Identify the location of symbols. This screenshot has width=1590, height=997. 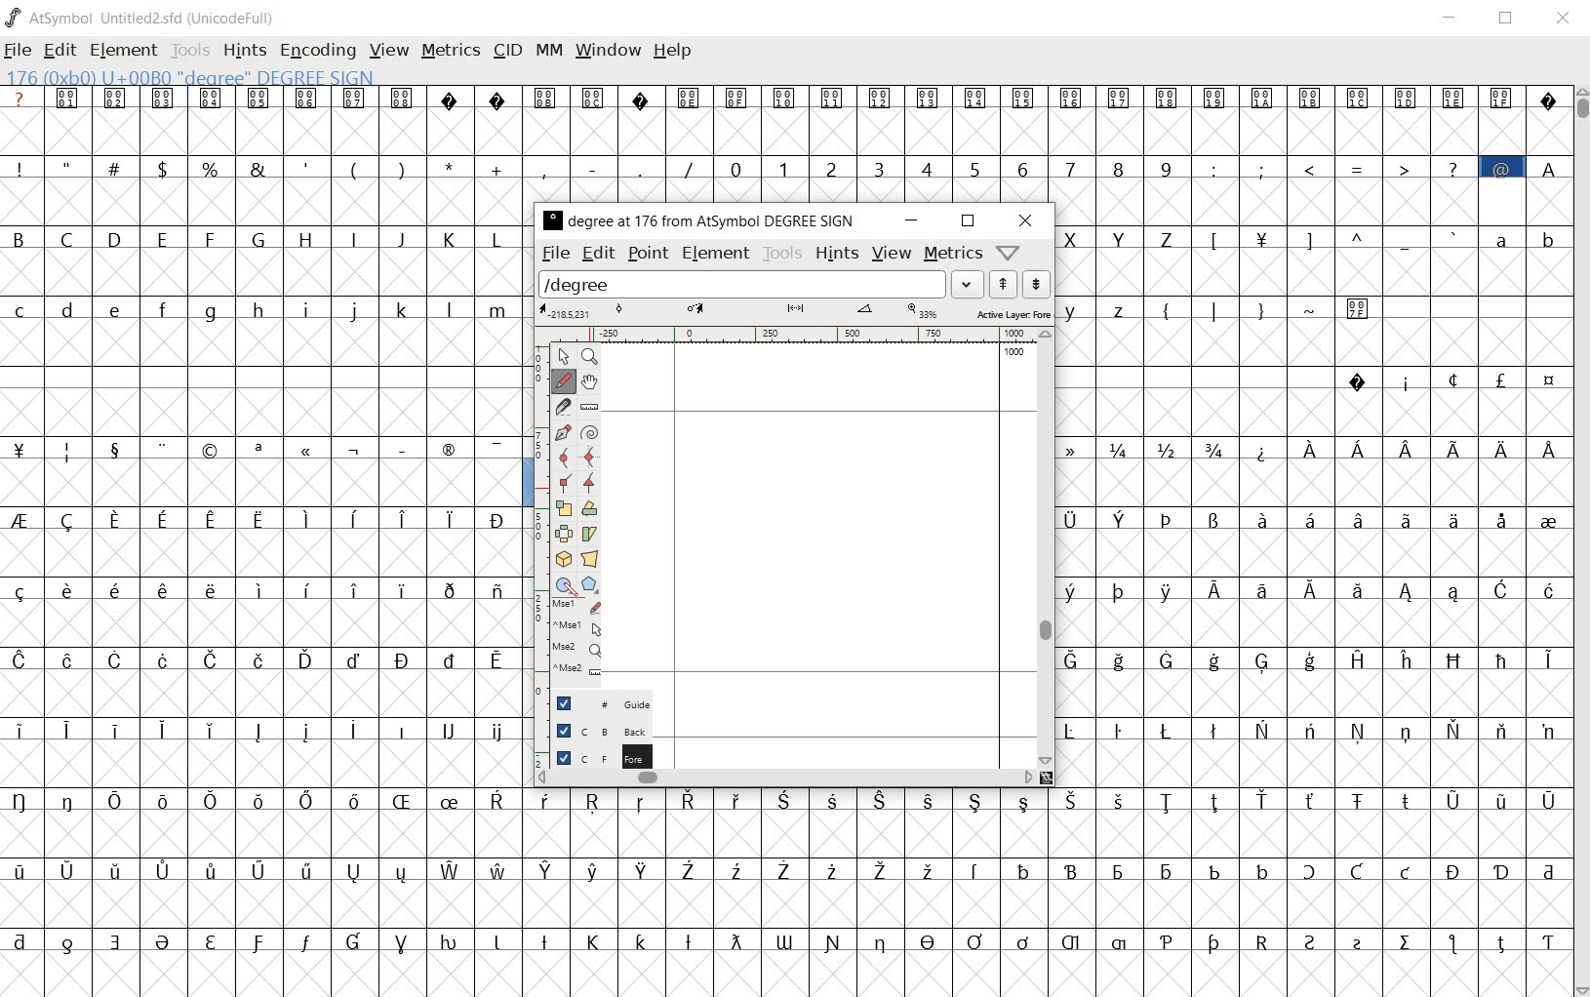
(1267, 307).